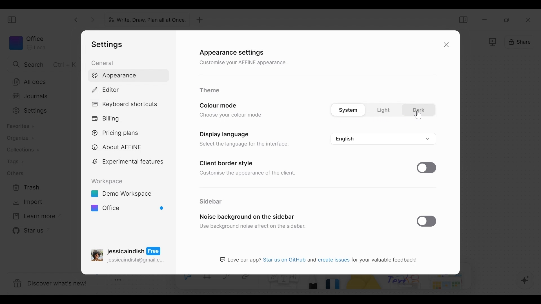  Describe the element at coordinates (43, 64) in the screenshot. I see `Search` at that location.